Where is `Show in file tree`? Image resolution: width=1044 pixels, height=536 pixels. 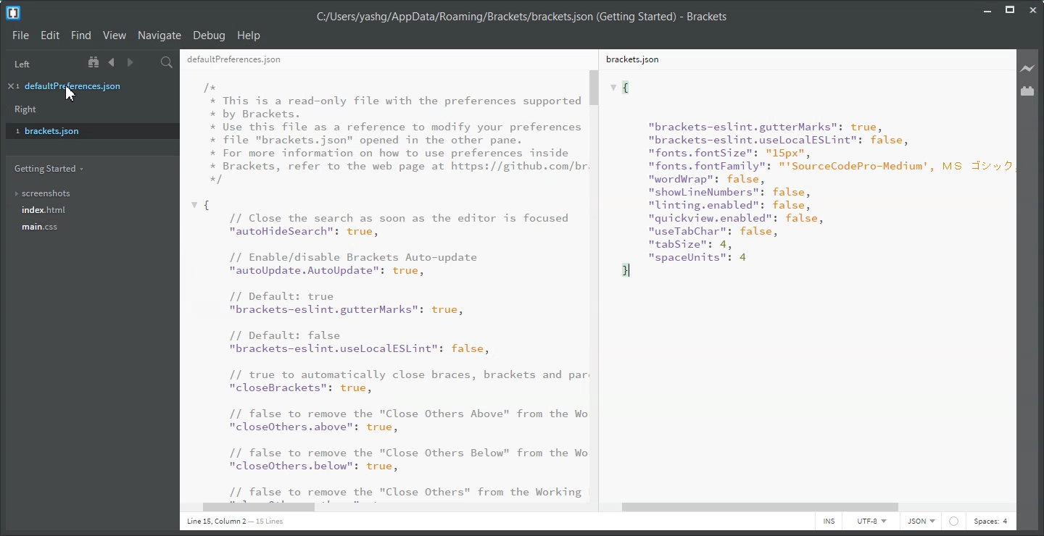 Show in file tree is located at coordinates (95, 62).